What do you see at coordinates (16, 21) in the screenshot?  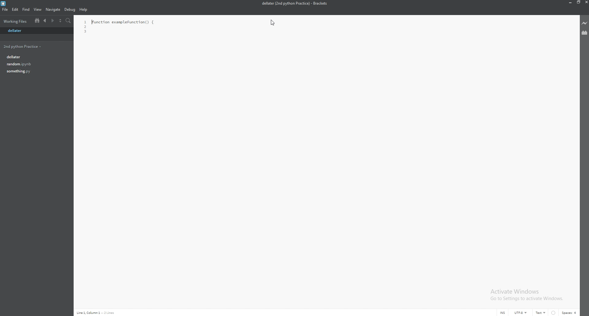 I see `folder` at bounding box center [16, 21].